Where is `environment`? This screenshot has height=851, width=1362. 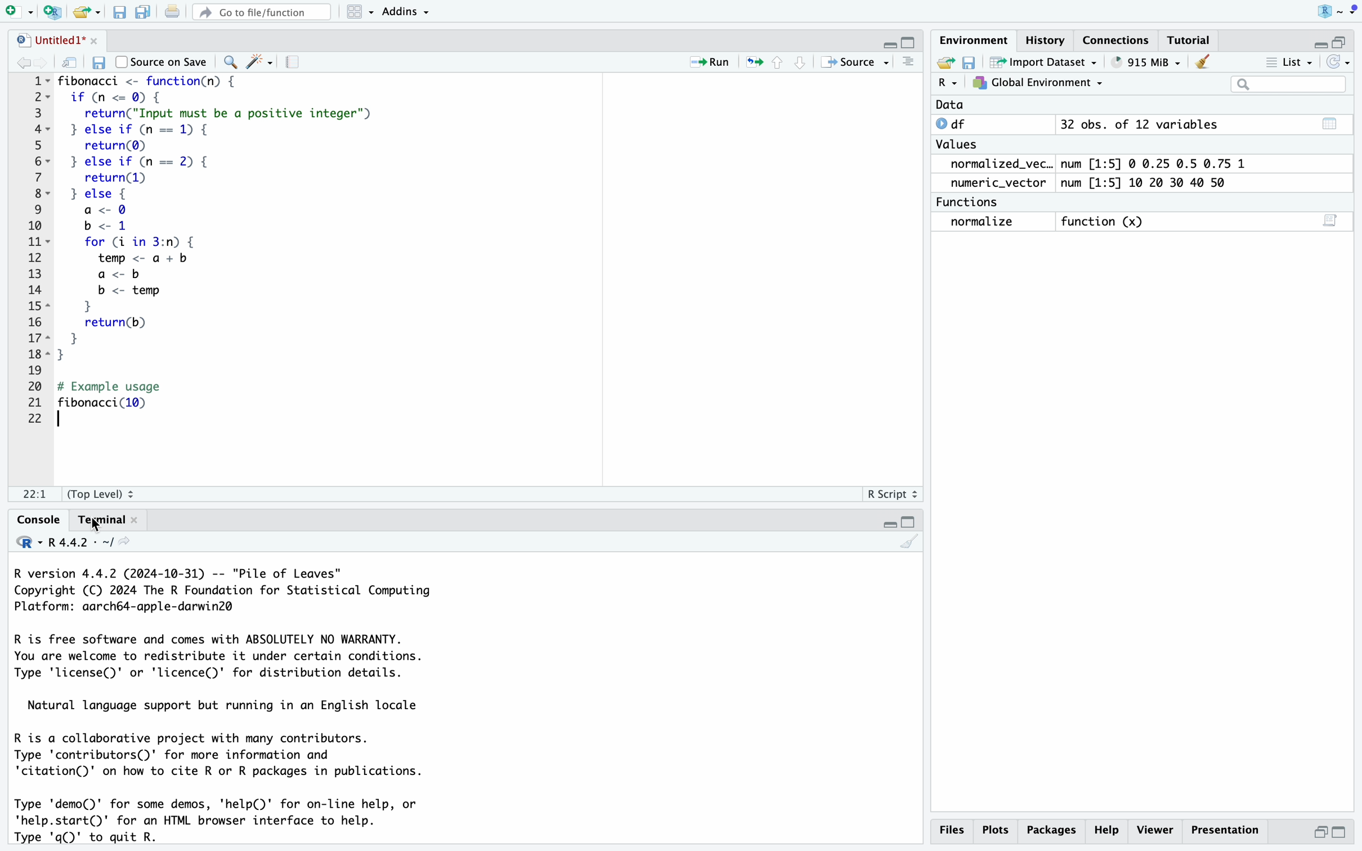
environment is located at coordinates (971, 39).